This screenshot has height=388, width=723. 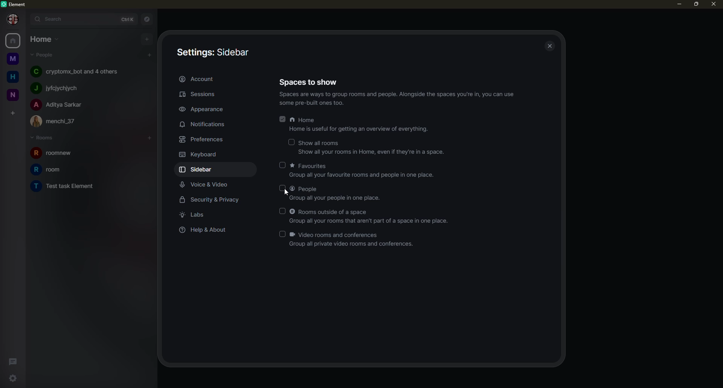 I want to click on favorites, so click(x=364, y=170).